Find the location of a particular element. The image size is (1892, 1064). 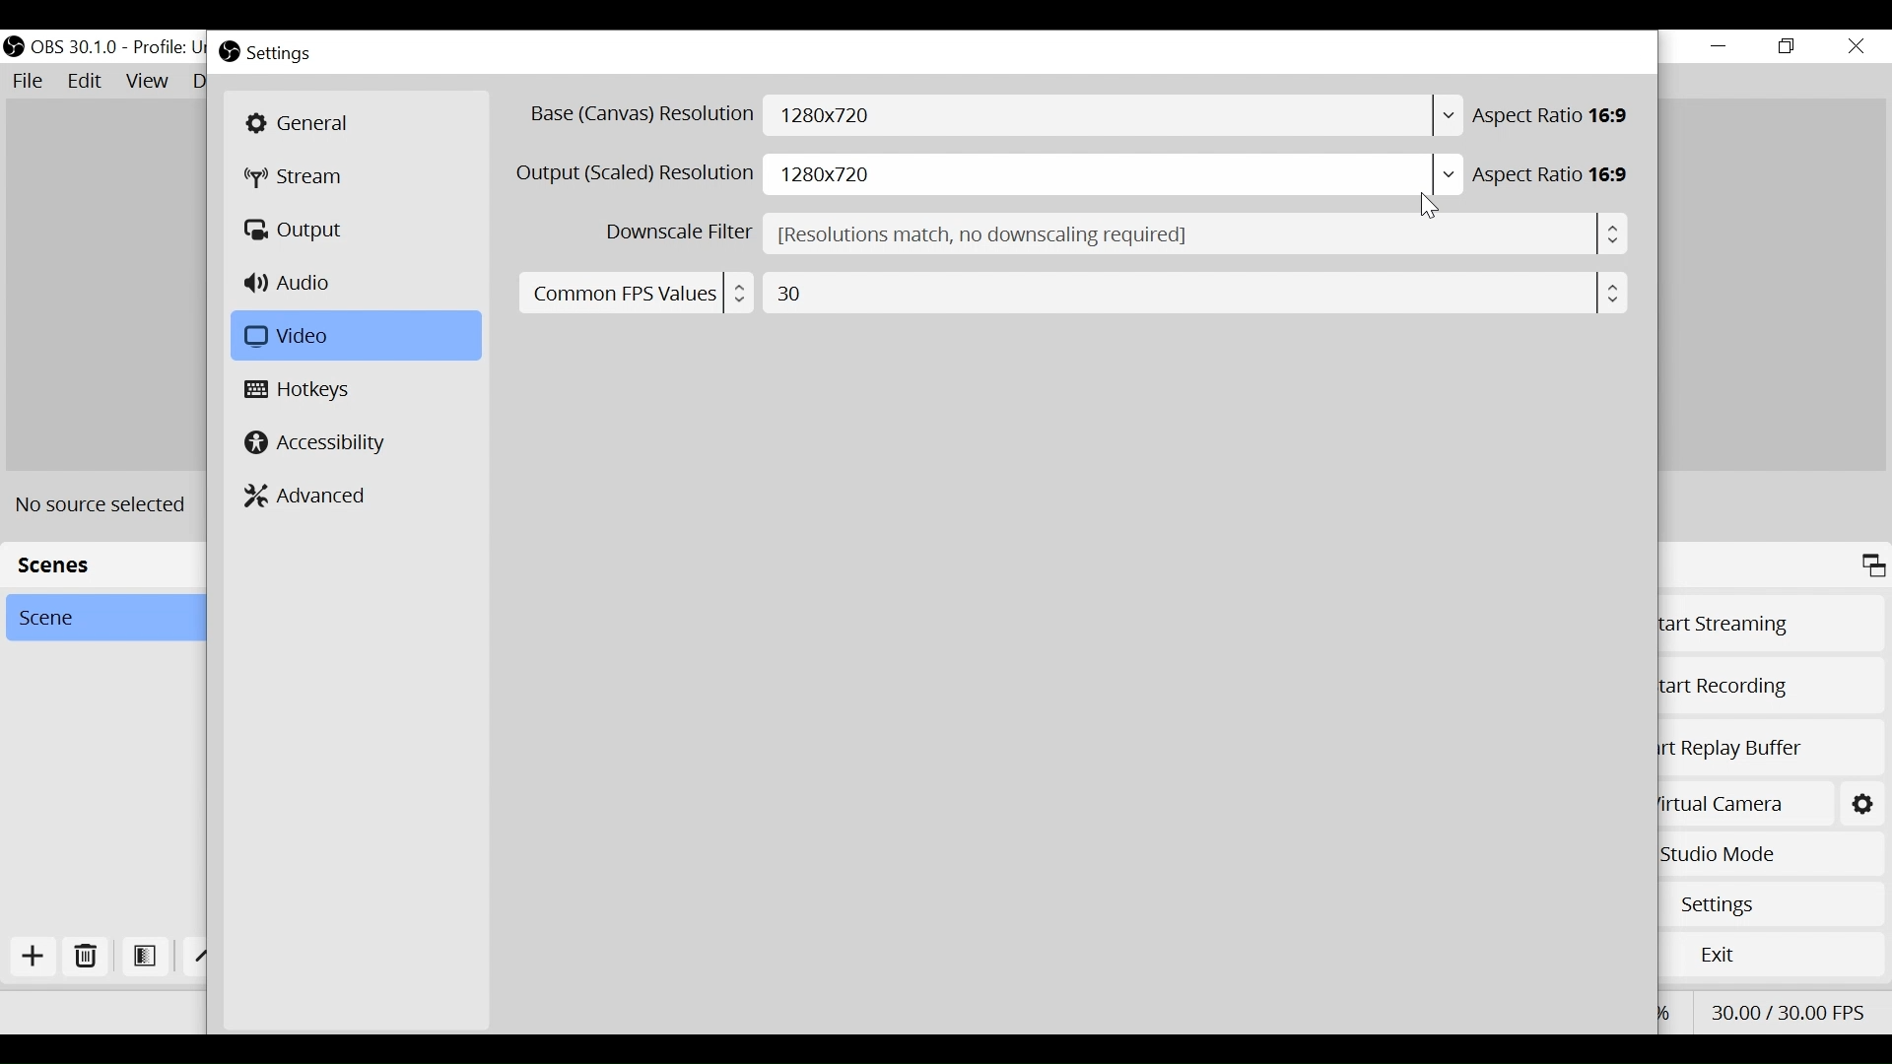

Common FPS Values Field 30 is located at coordinates (1068, 291).